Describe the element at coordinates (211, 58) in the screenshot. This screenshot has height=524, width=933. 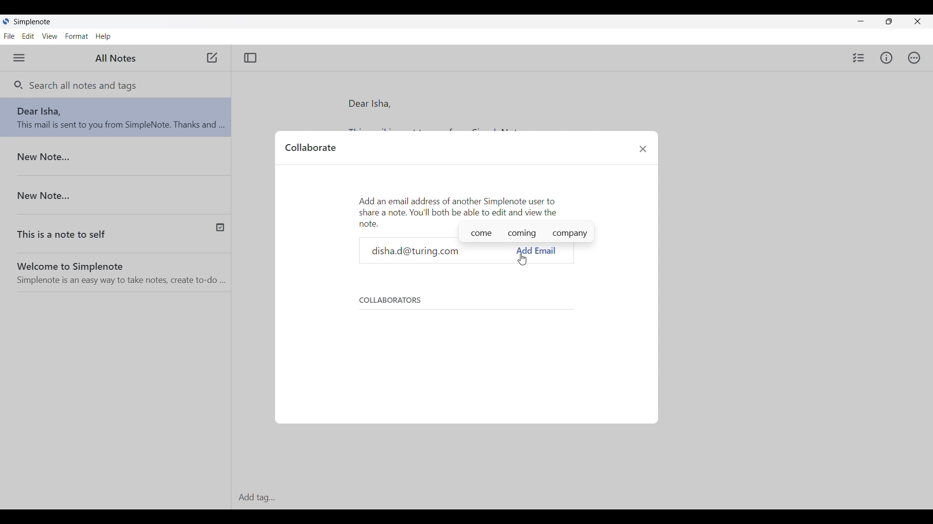
I see `Click to add new note` at that location.